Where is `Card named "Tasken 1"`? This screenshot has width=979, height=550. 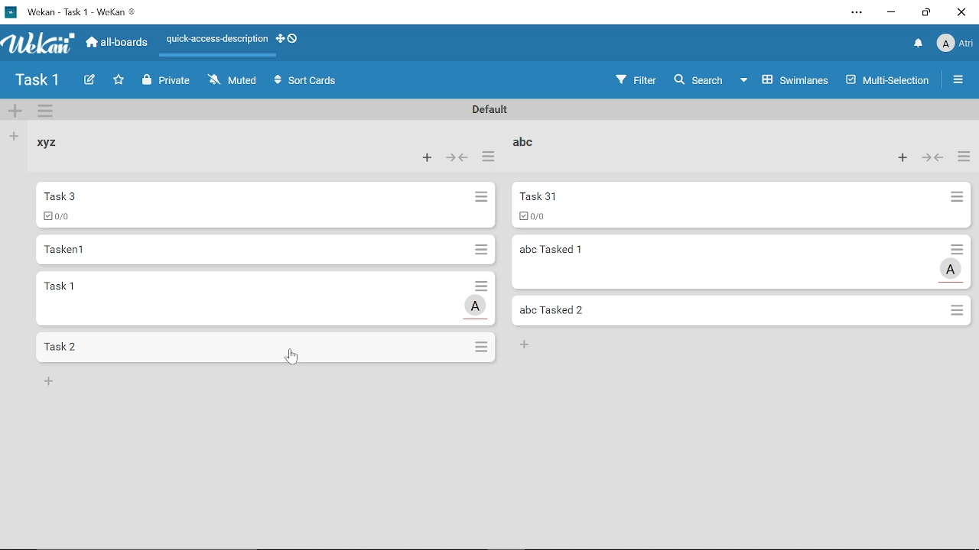 Card named "Tasken 1" is located at coordinates (249, 249).